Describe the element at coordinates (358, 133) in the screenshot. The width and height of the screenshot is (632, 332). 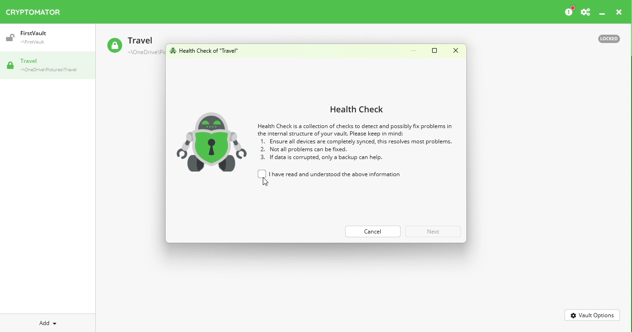
I see `Health check information` at that location.